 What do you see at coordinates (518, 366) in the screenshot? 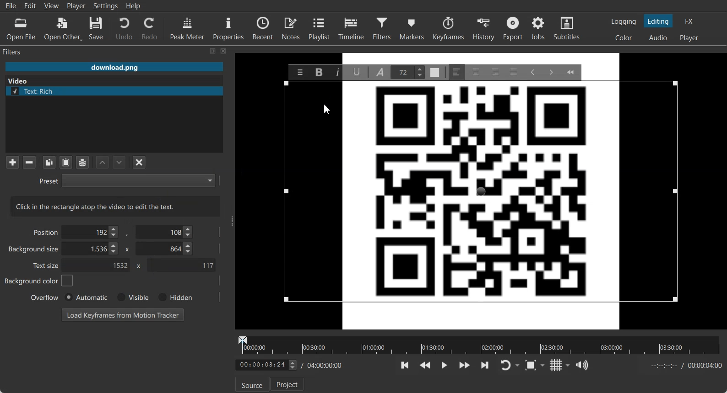
I see `Drop down box` at bounding box center [518, 366].